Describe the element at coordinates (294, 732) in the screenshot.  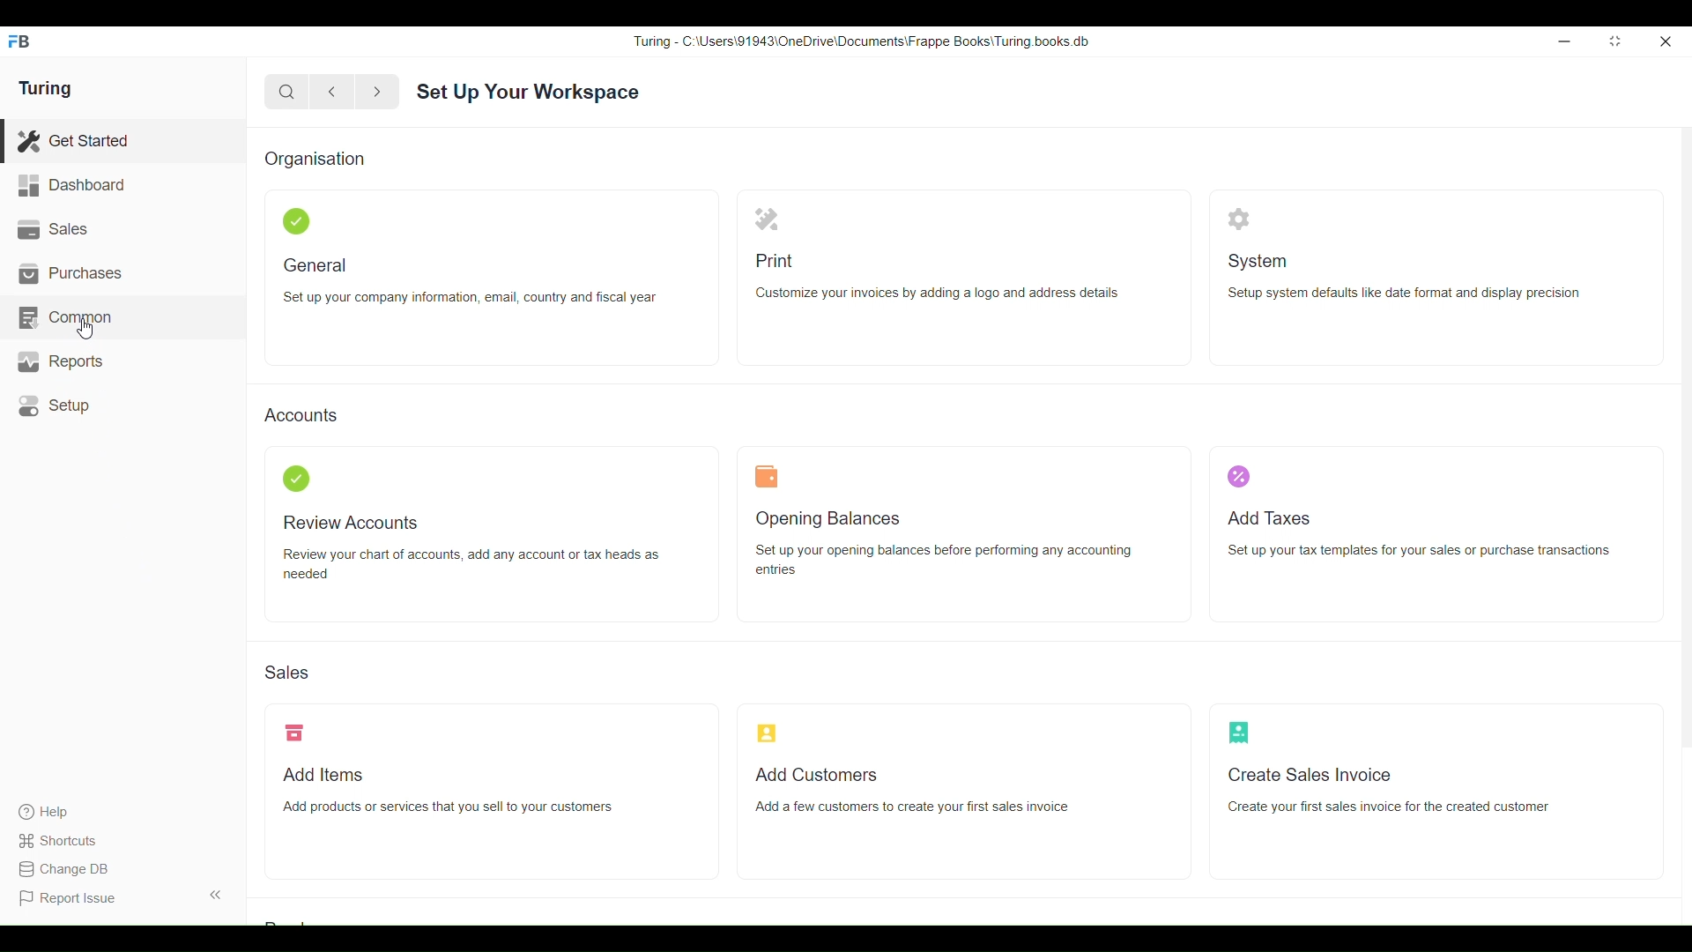
I see `Add Items icon` at that location.